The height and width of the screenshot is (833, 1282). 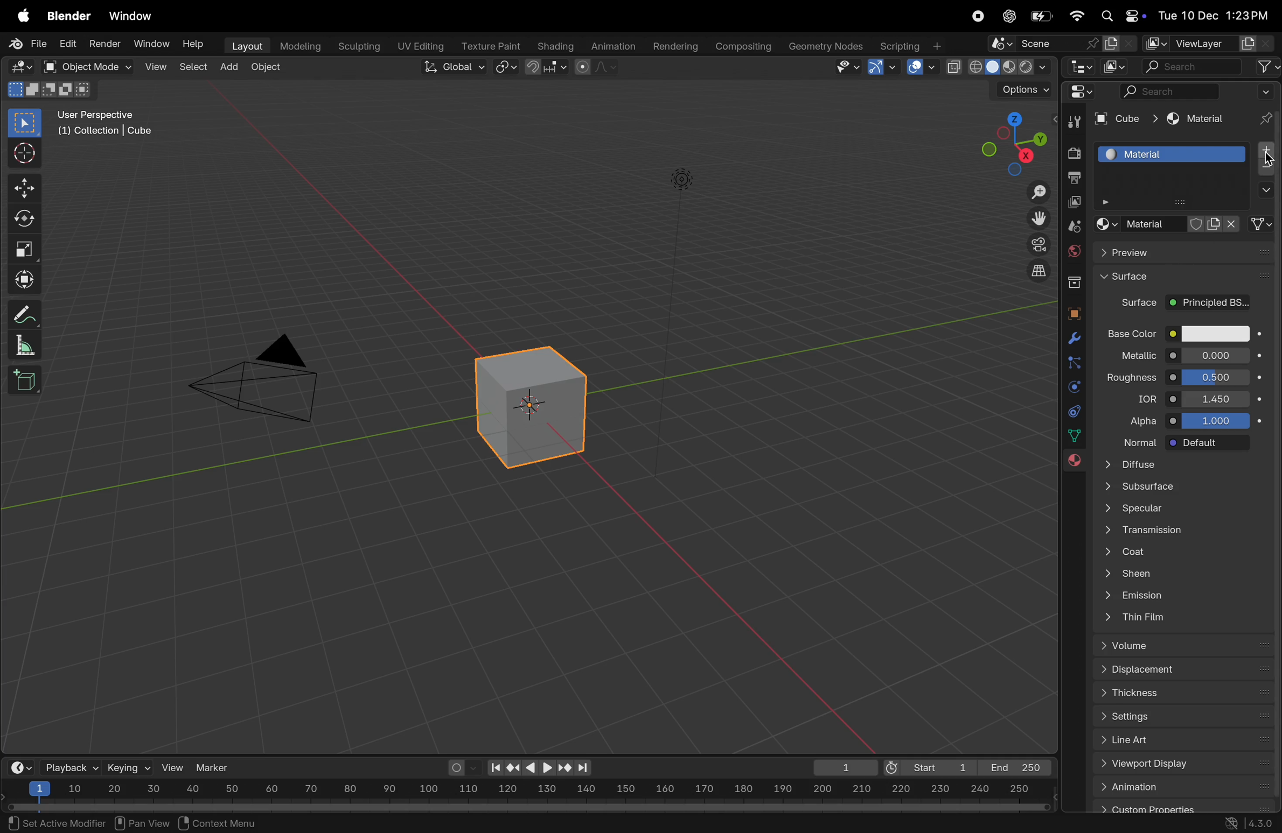 What do you see at coordinates (152, 44) in the screenshot?
I see `Window` at bounding box center [152, 44].